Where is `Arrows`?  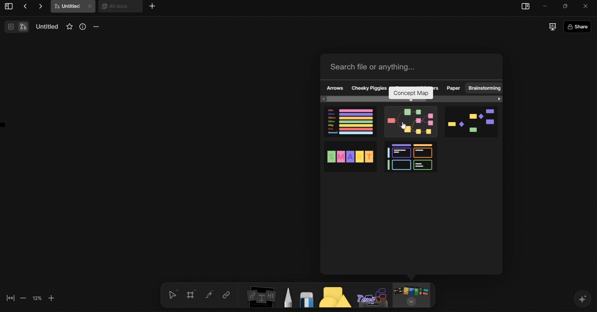
Arrows is located at coordinates (335, 88).